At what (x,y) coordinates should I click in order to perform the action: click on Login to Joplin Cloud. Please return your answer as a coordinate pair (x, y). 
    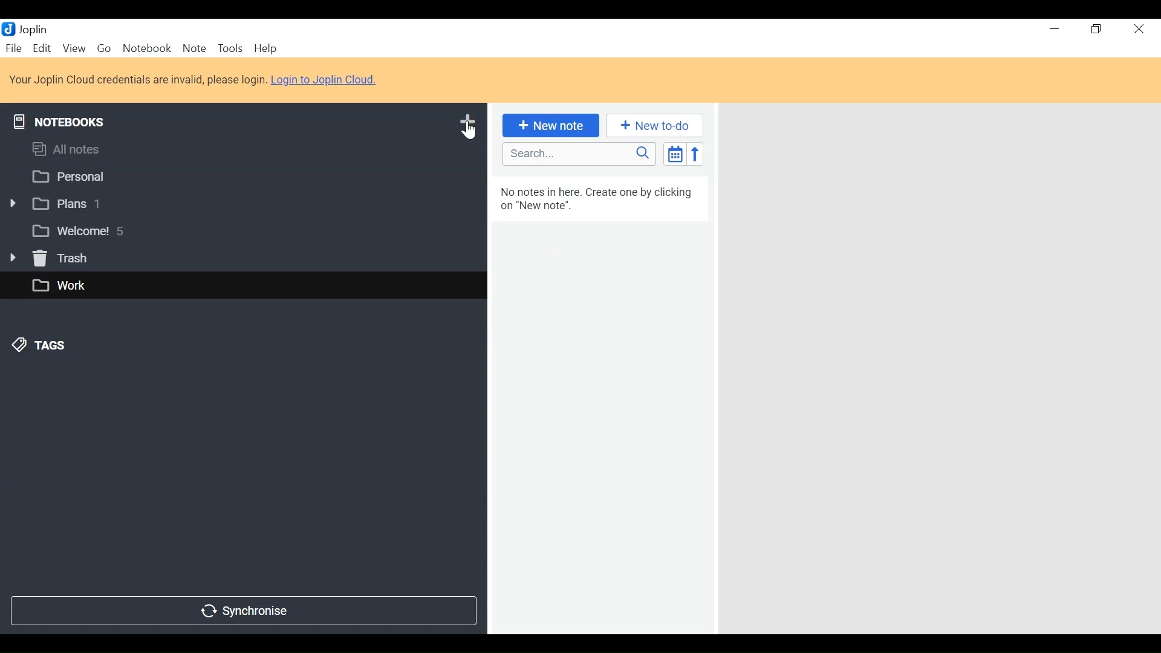
    Looking at the image, I should click on (323, 85).